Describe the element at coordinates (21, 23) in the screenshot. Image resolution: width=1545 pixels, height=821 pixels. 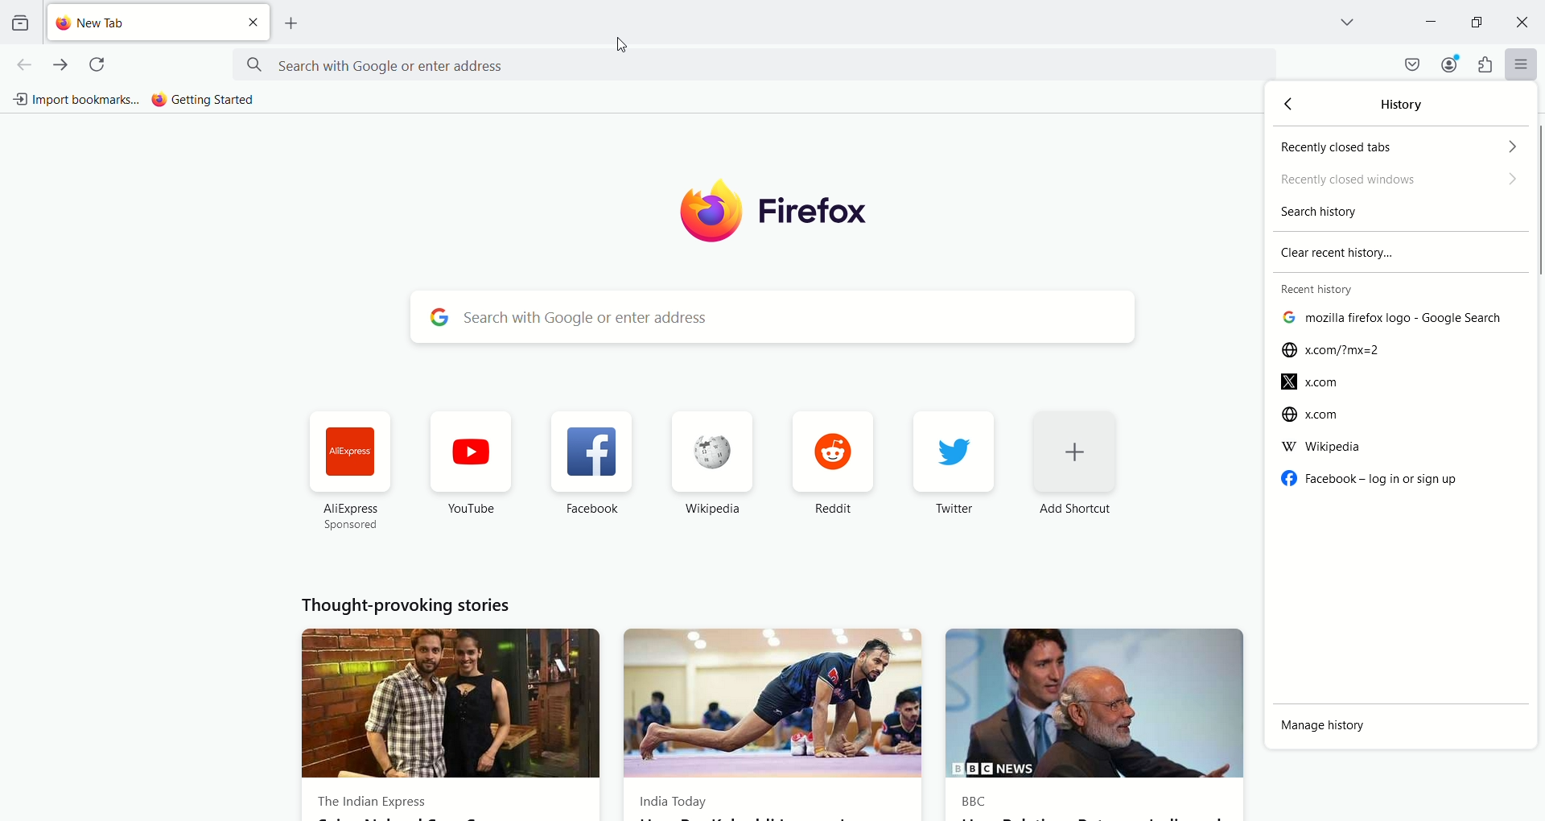
I see `view recent browsing across windows and devices` at that location.